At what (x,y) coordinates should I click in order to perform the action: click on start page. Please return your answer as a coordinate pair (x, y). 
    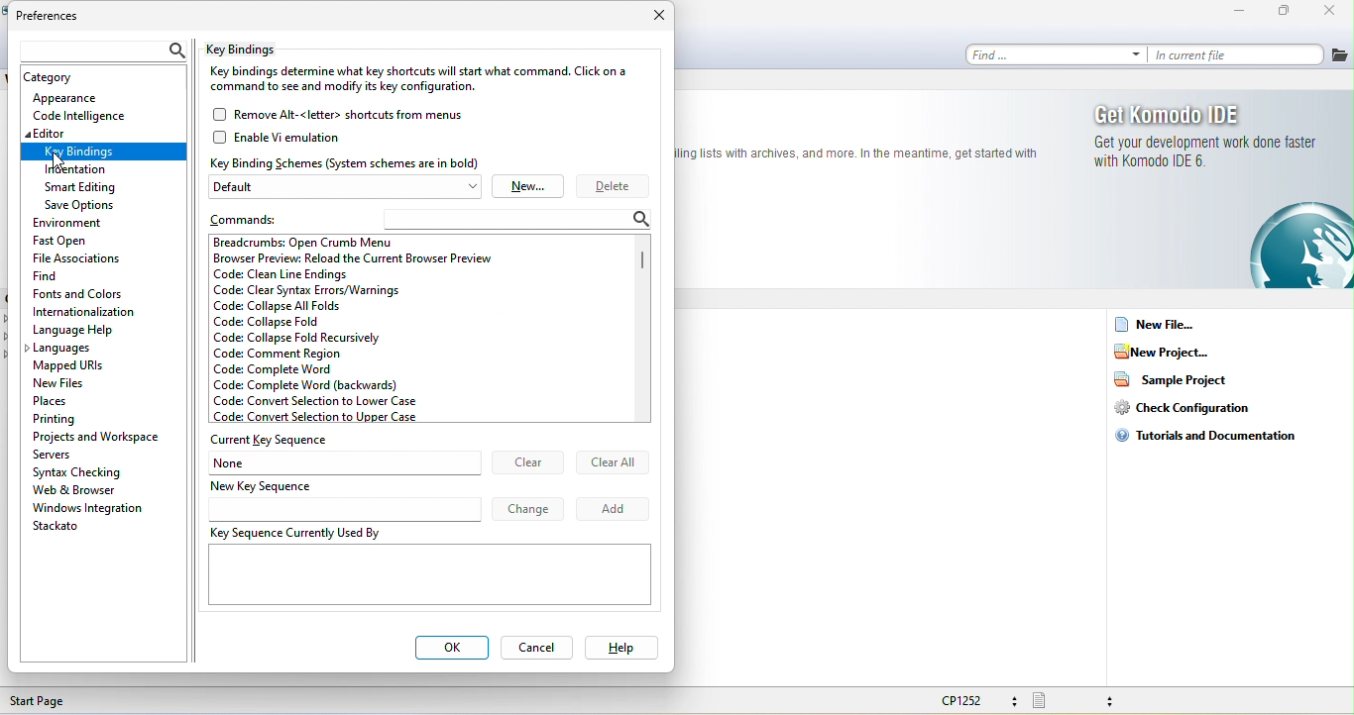
    Looking at the image, I should click on (43, 701).